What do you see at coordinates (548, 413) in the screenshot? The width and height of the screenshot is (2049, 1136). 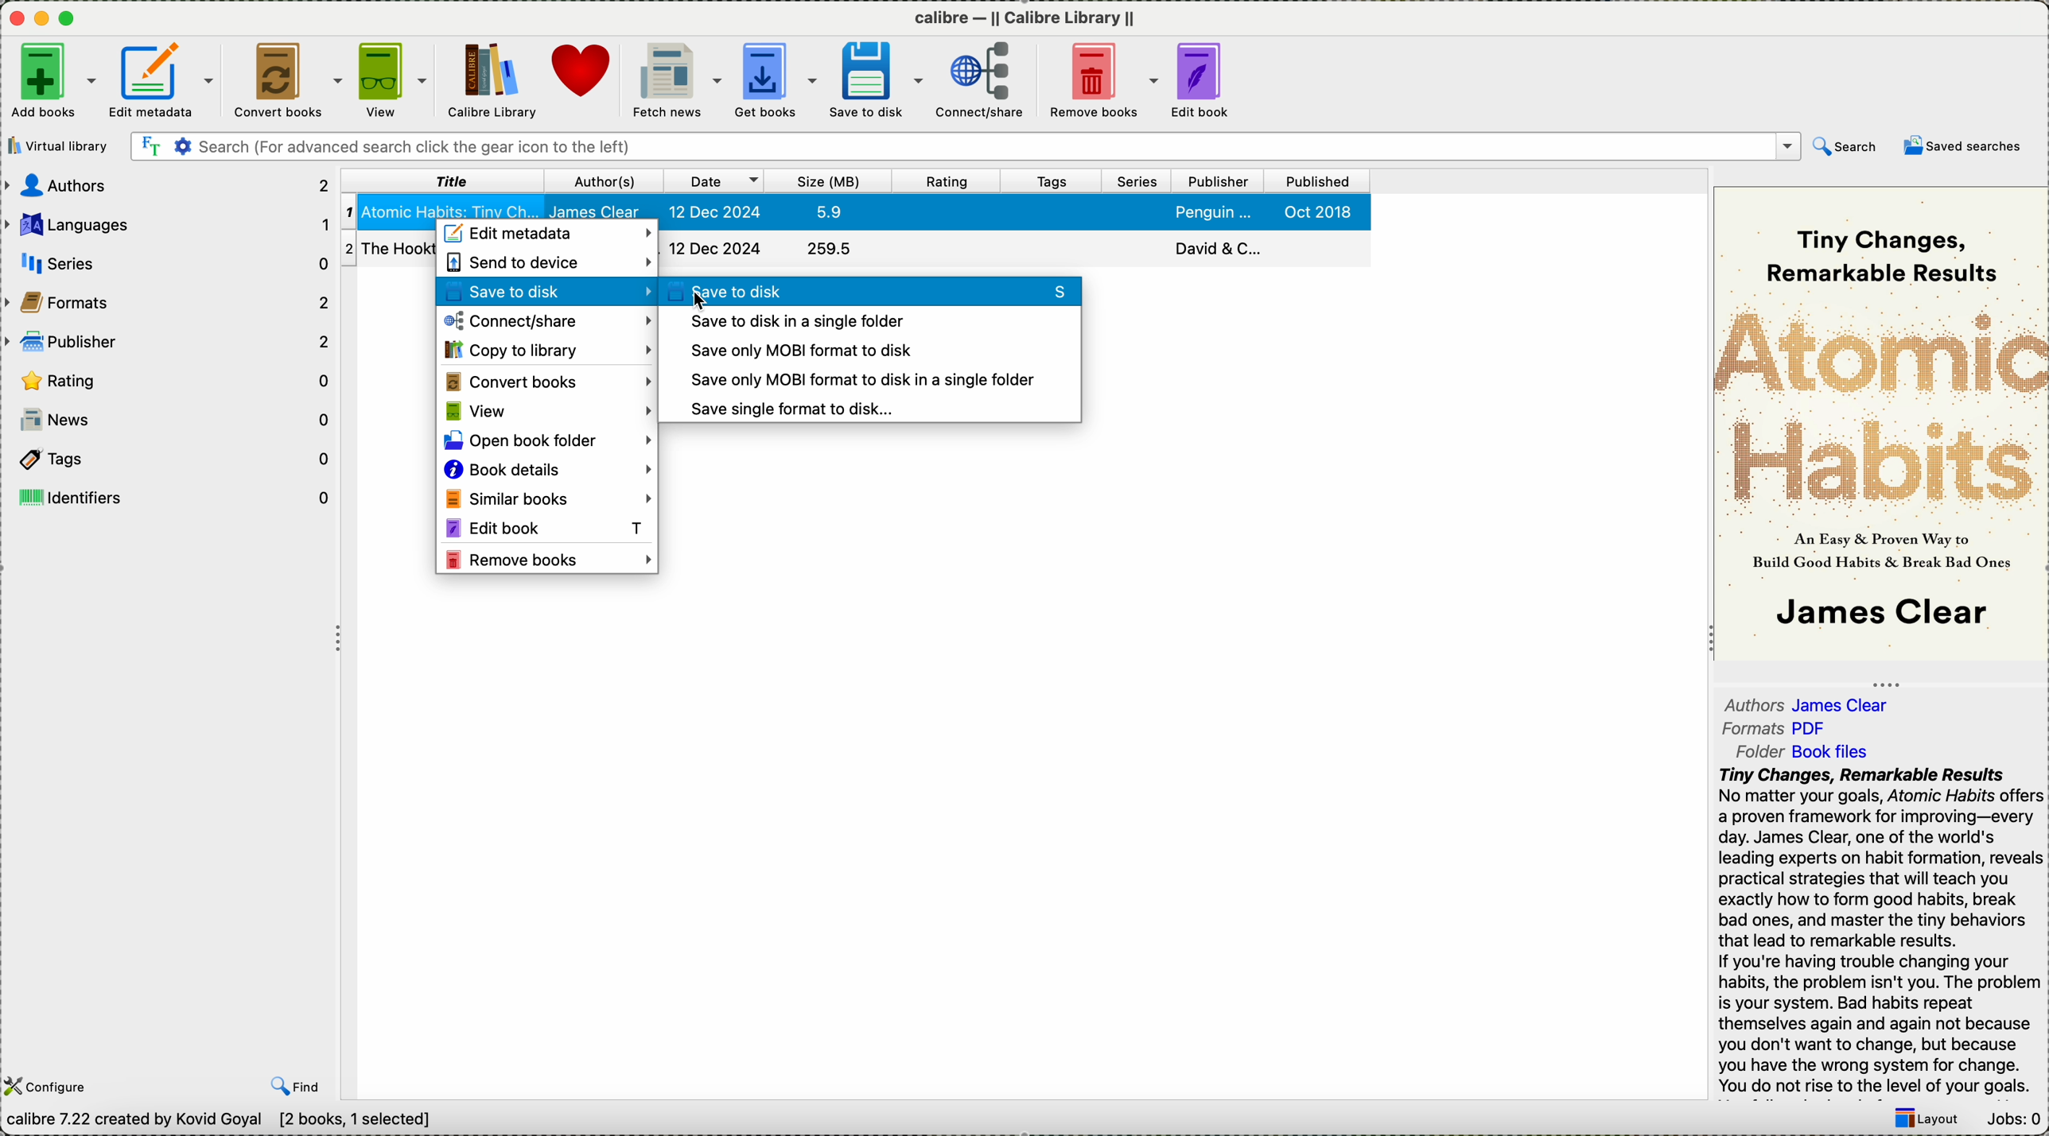 I see `view` at bounding box center [548, 413].